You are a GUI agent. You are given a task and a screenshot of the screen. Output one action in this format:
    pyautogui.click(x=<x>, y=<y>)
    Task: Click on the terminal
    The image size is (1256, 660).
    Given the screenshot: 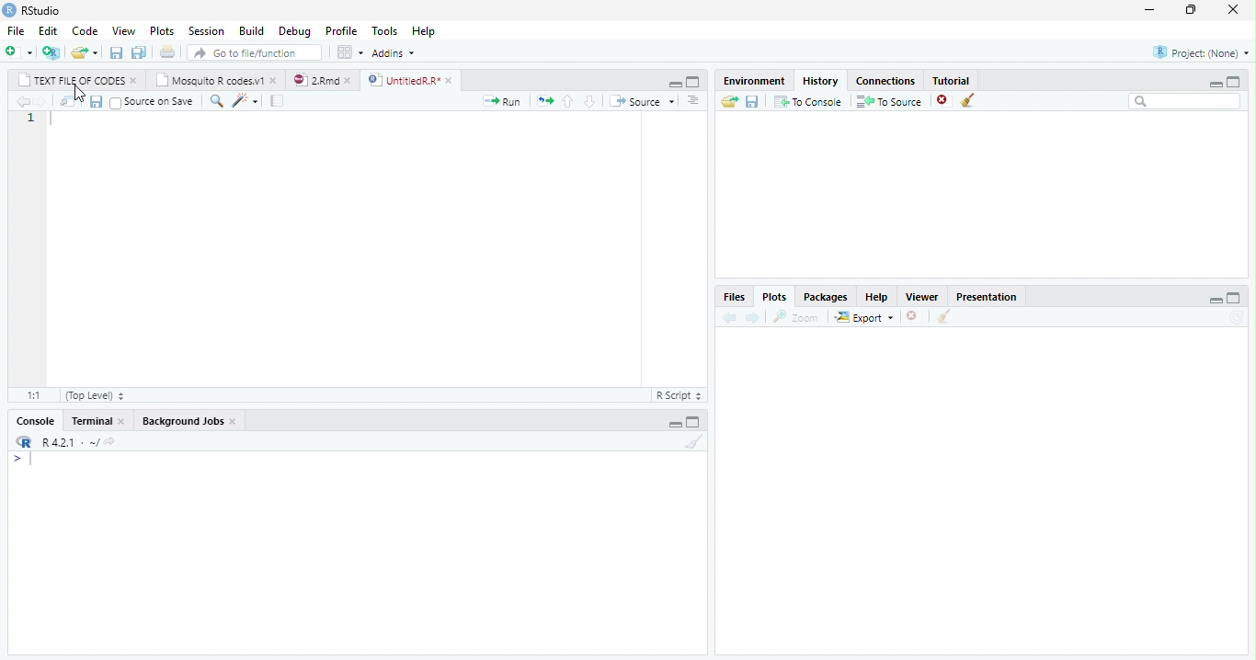 What is the action you would take?
    pyautogui.click(x=90, y=421)
    